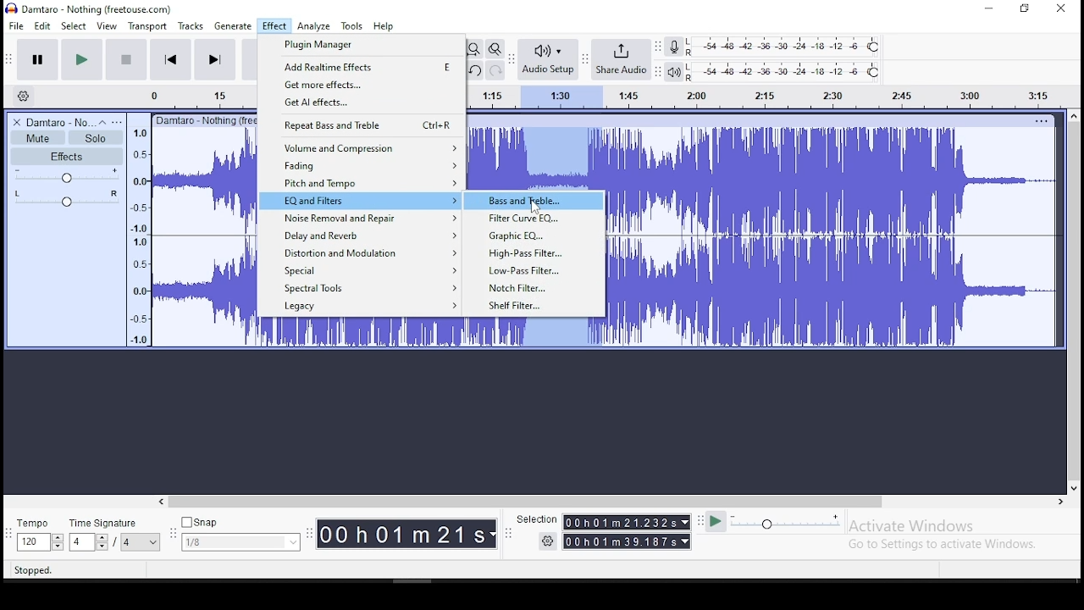 The height and width of the screenshot is (610, 1084). Describe the element at coordinates (362, 308) in the screenshot. I see `legacy` at that location.